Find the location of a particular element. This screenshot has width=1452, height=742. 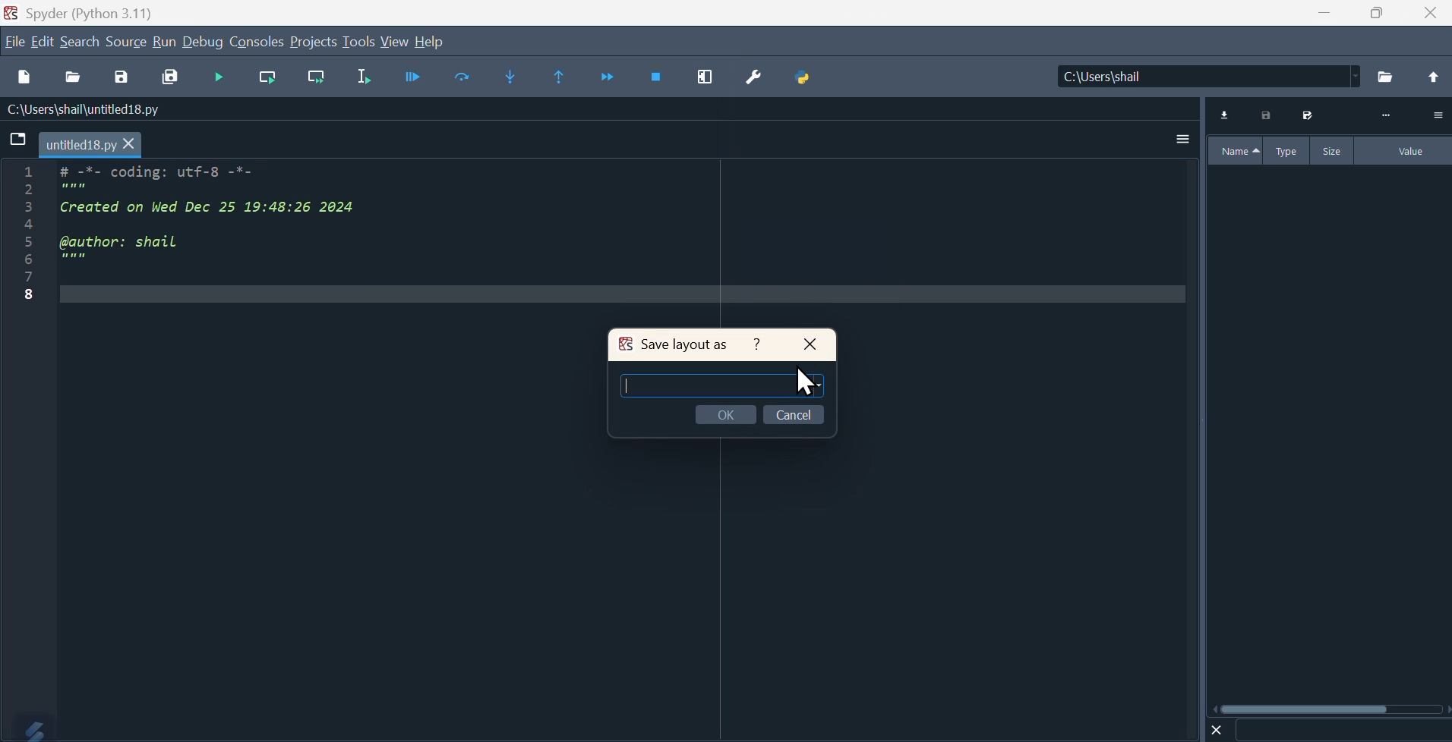

Logo is located at coordinates (28, 728).